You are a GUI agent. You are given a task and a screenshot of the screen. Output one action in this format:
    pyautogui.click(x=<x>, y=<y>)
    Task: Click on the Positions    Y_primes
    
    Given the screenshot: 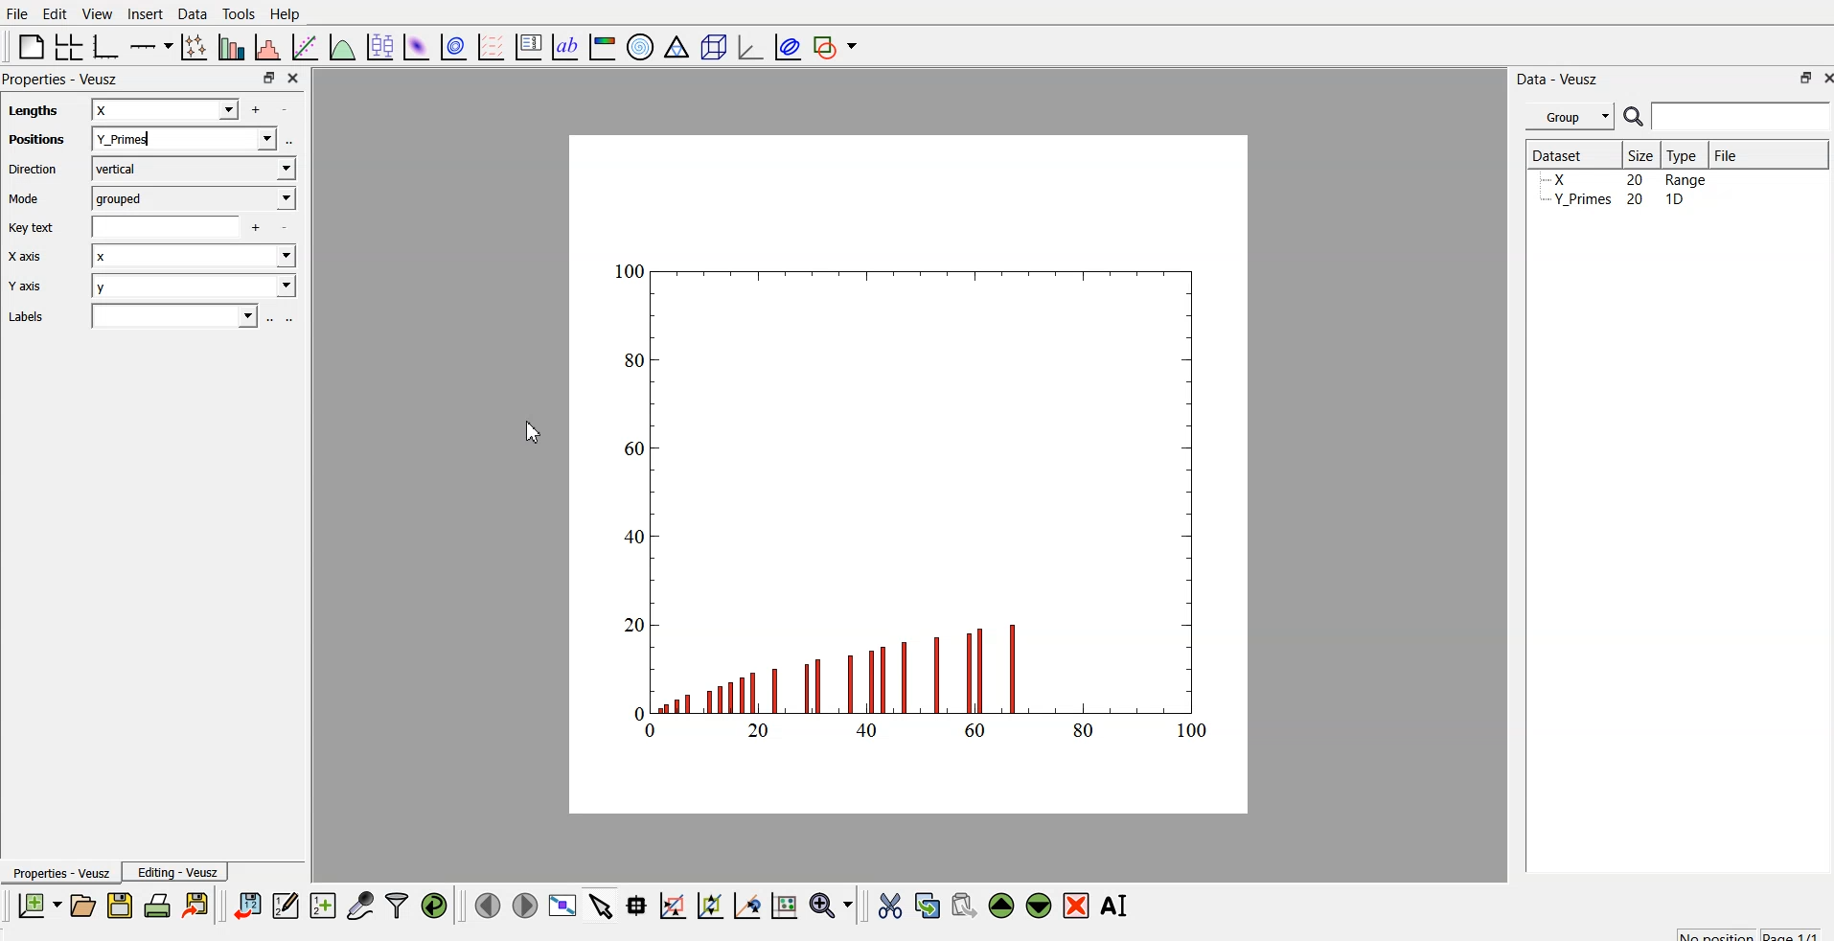 What is the action you would take?
    pyautogui.click(x=151, y=139)
    